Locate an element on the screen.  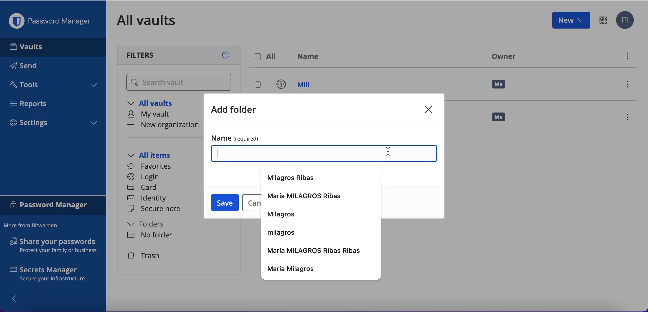
menu is located at coordinates (630, 118).